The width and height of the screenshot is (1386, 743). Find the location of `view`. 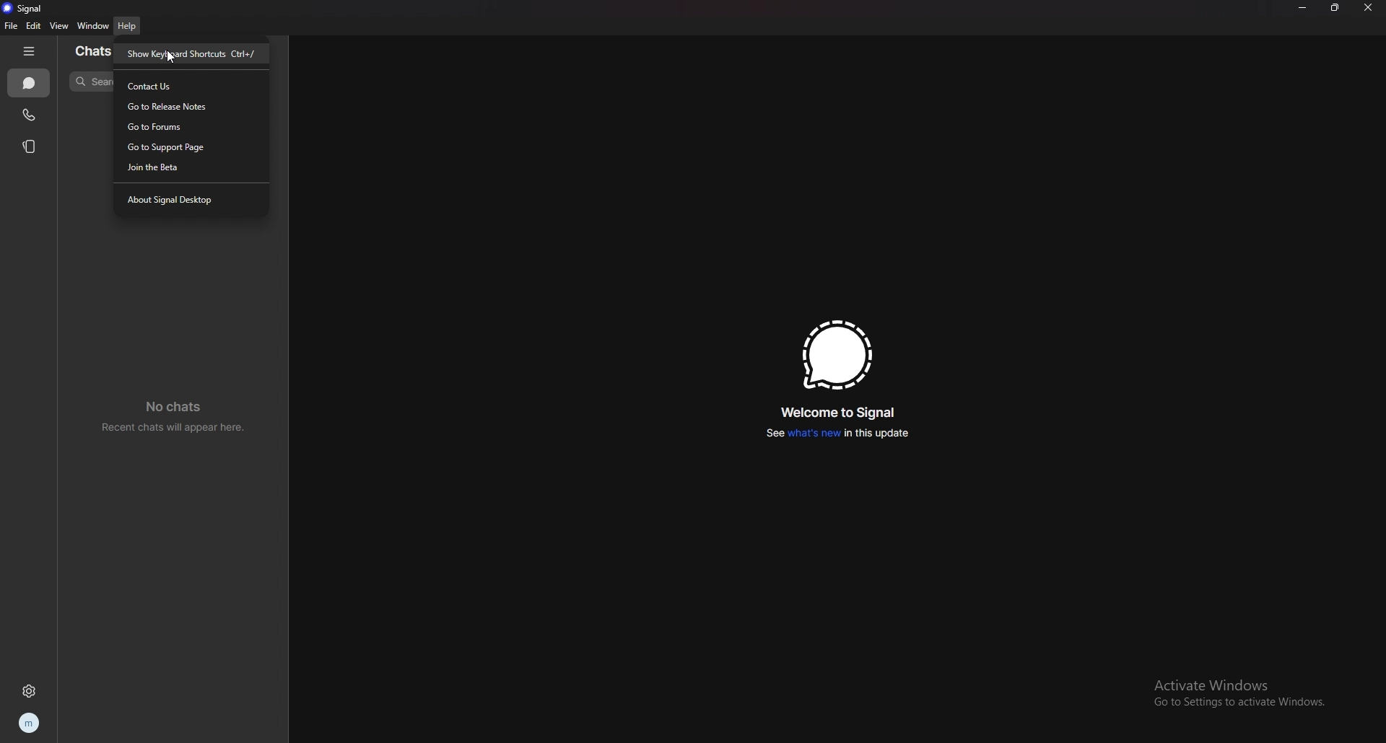

view is located at coordinates (59, 26).